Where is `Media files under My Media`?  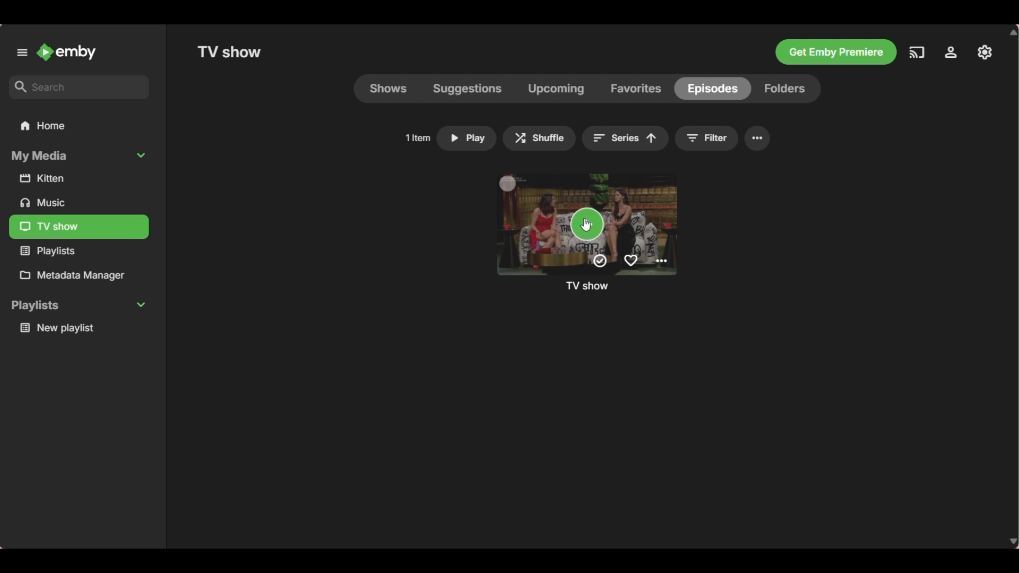
Media files under My Media is located at coordinates (47, 203).